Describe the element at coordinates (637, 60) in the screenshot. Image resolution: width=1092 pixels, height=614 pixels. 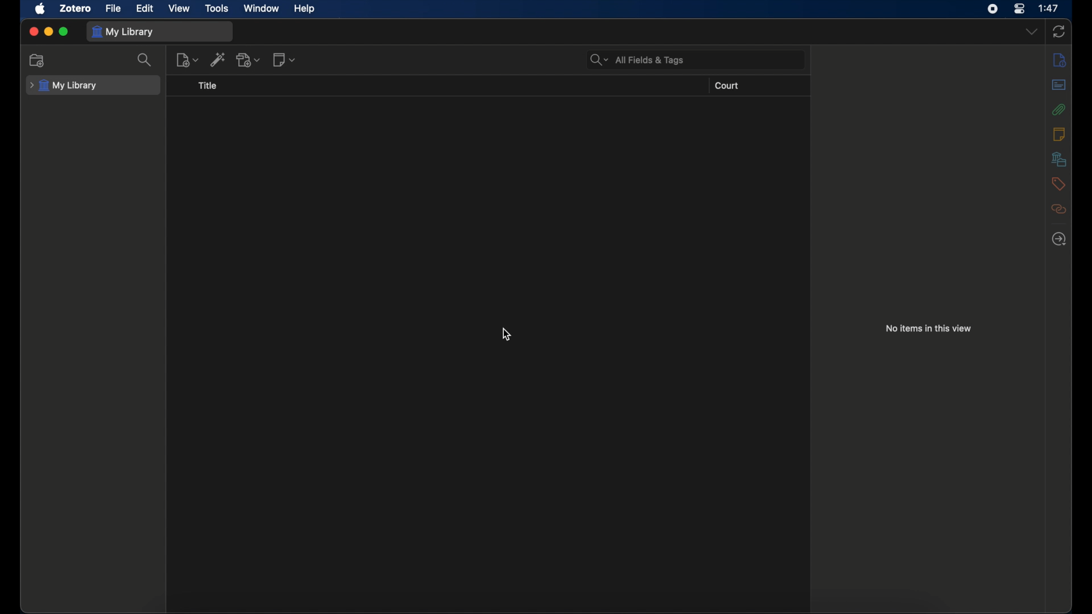
I see `all fields & tags` at that location.